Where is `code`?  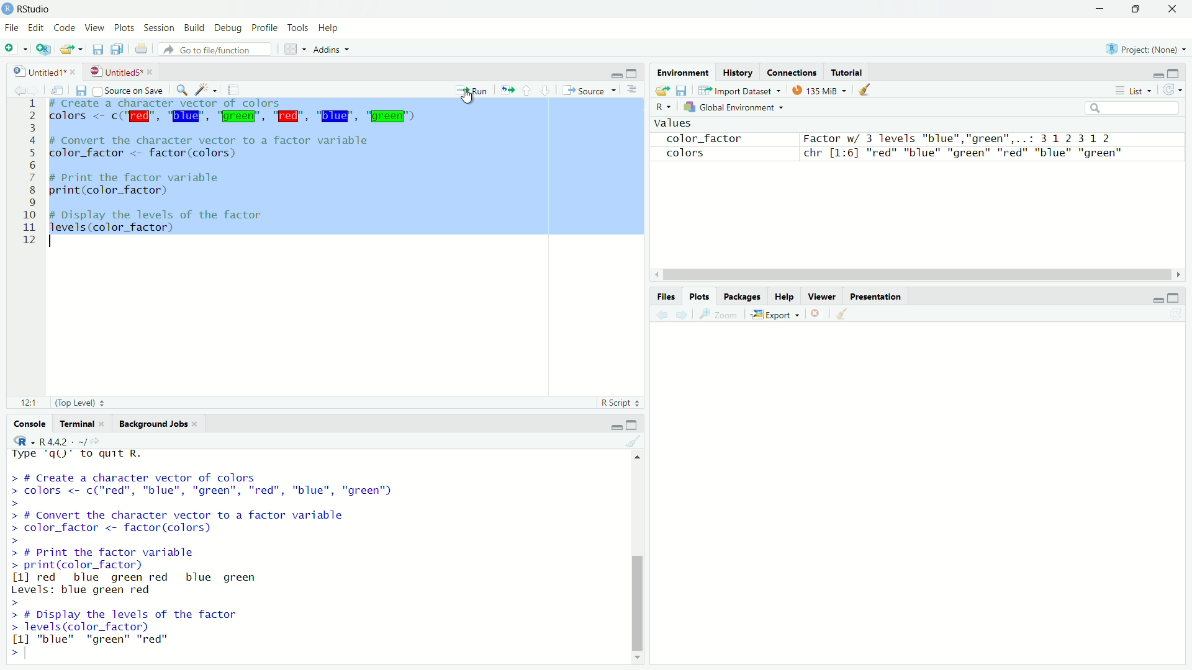 code is located at coordinates (65, 29).